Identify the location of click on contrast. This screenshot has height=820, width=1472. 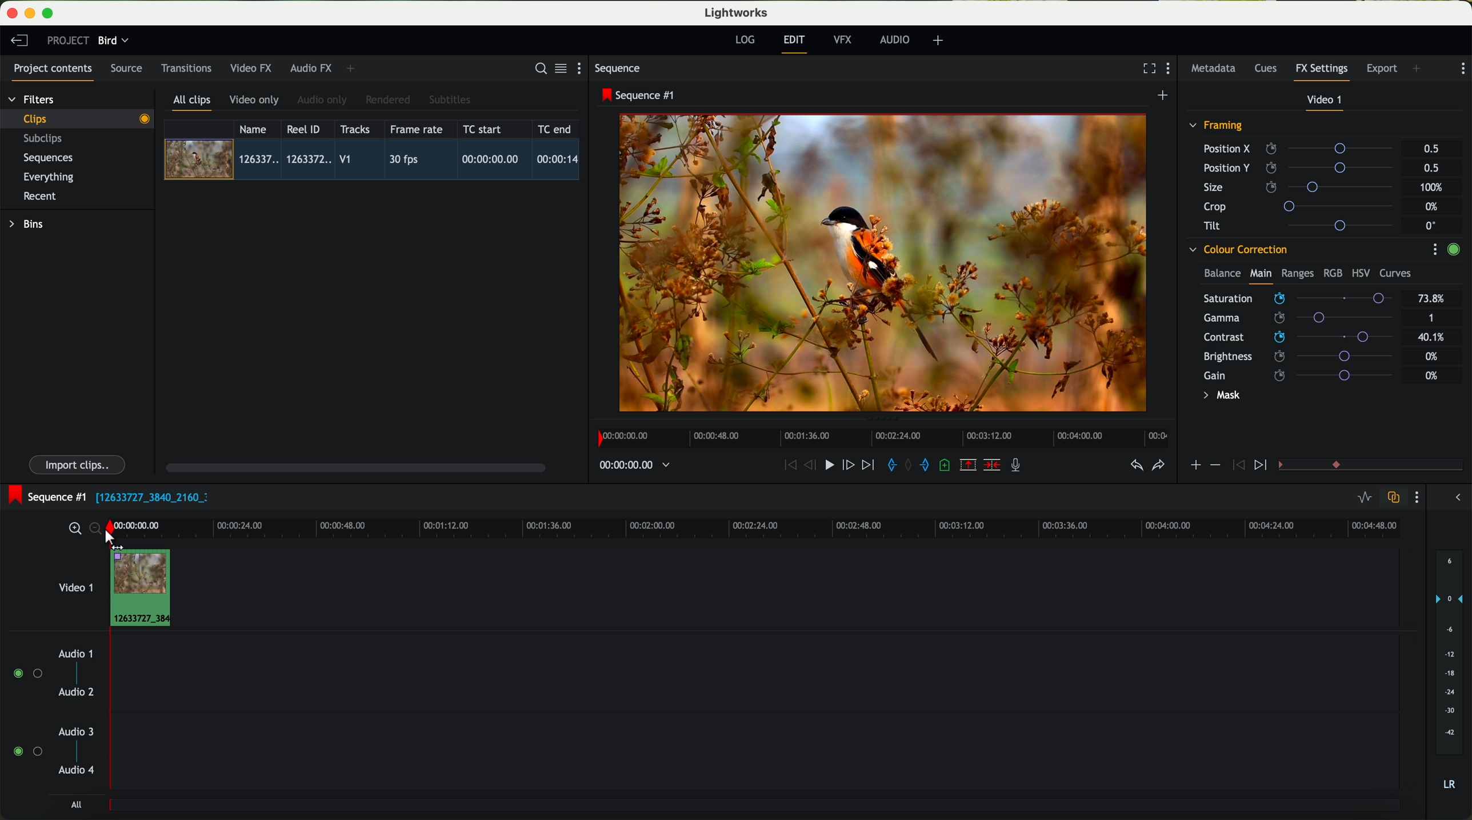
(1298, 338).